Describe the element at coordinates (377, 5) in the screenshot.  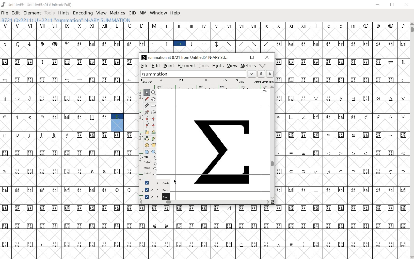
I see `MINIMIZE` at that location.